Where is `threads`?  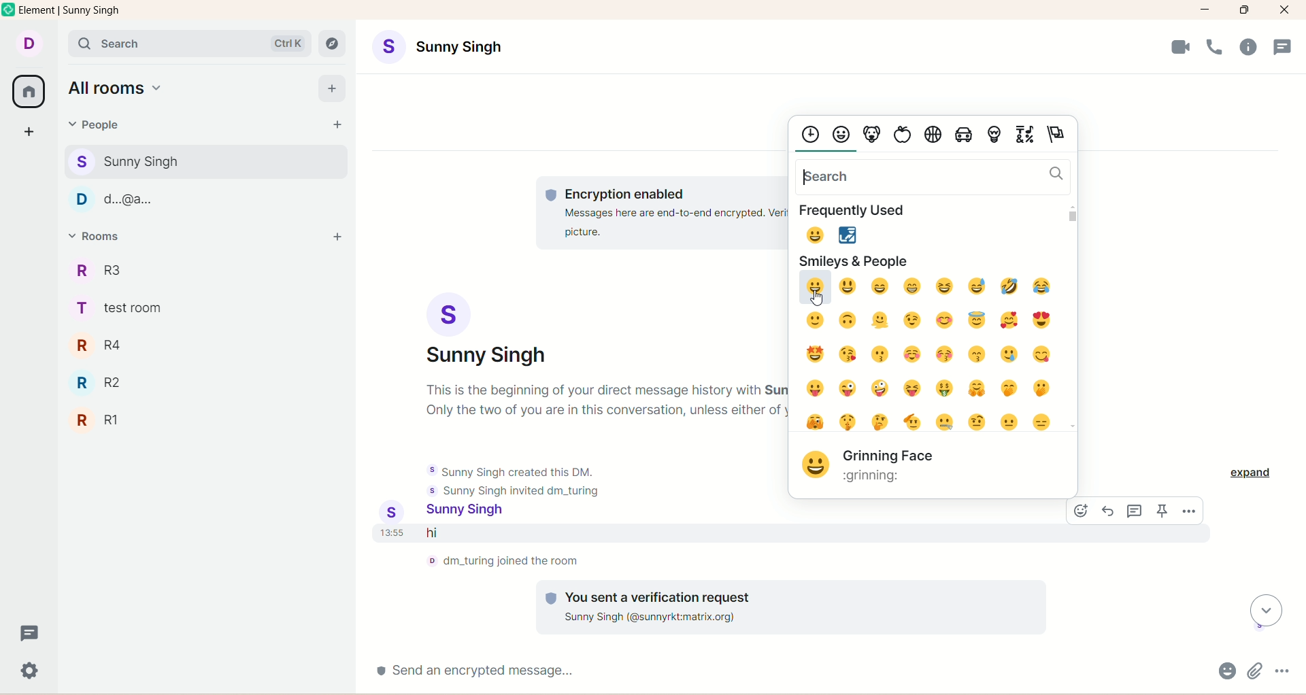
threads is located at coordinates (29, 632).